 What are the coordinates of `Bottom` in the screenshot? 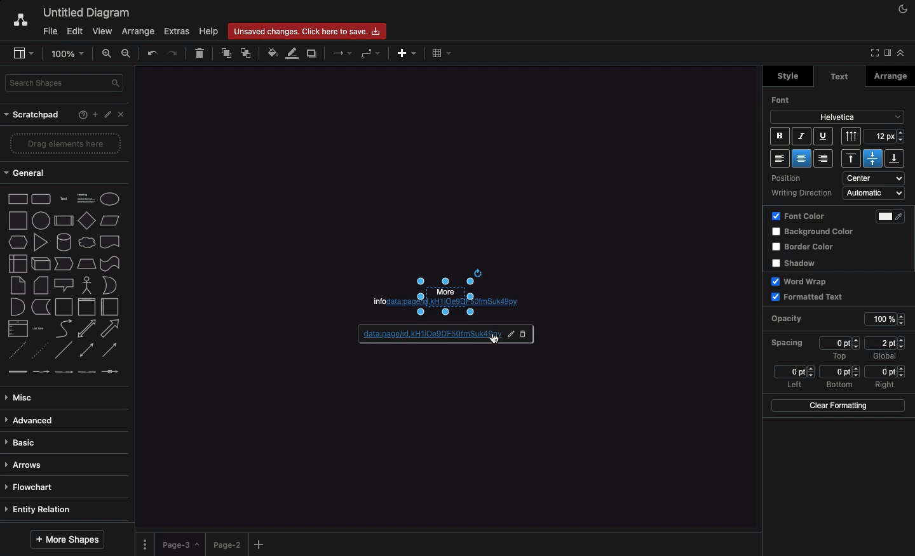 It's located at (894, 158).